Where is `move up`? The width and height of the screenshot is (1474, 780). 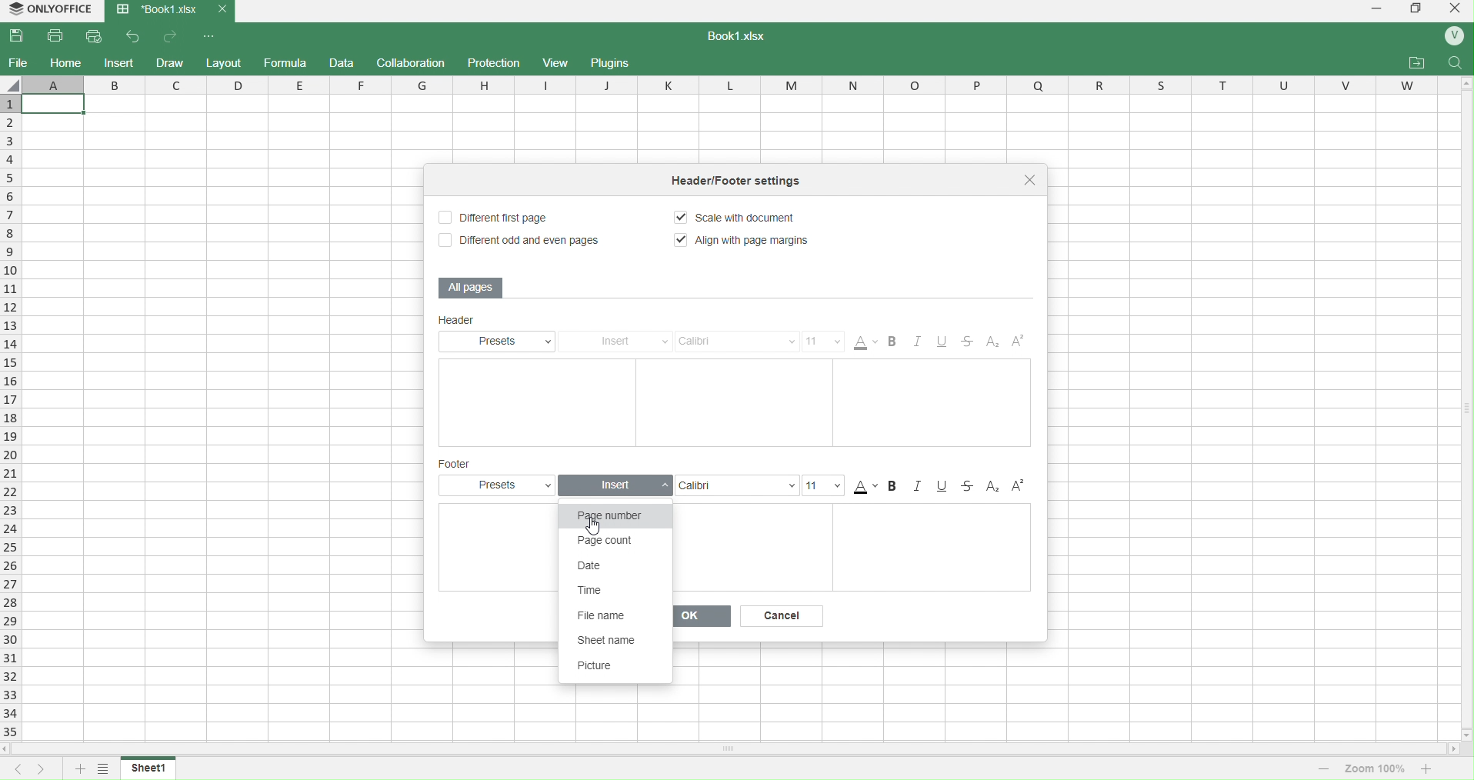 move up is located at coordinates (1465, 85).